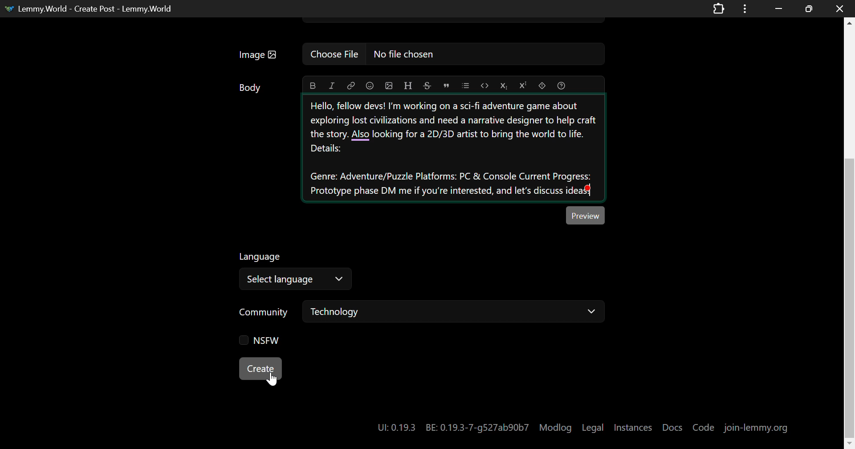  Describe the element at coordinates (556, 427) in the screenshot. I see `Modlog` at that location.